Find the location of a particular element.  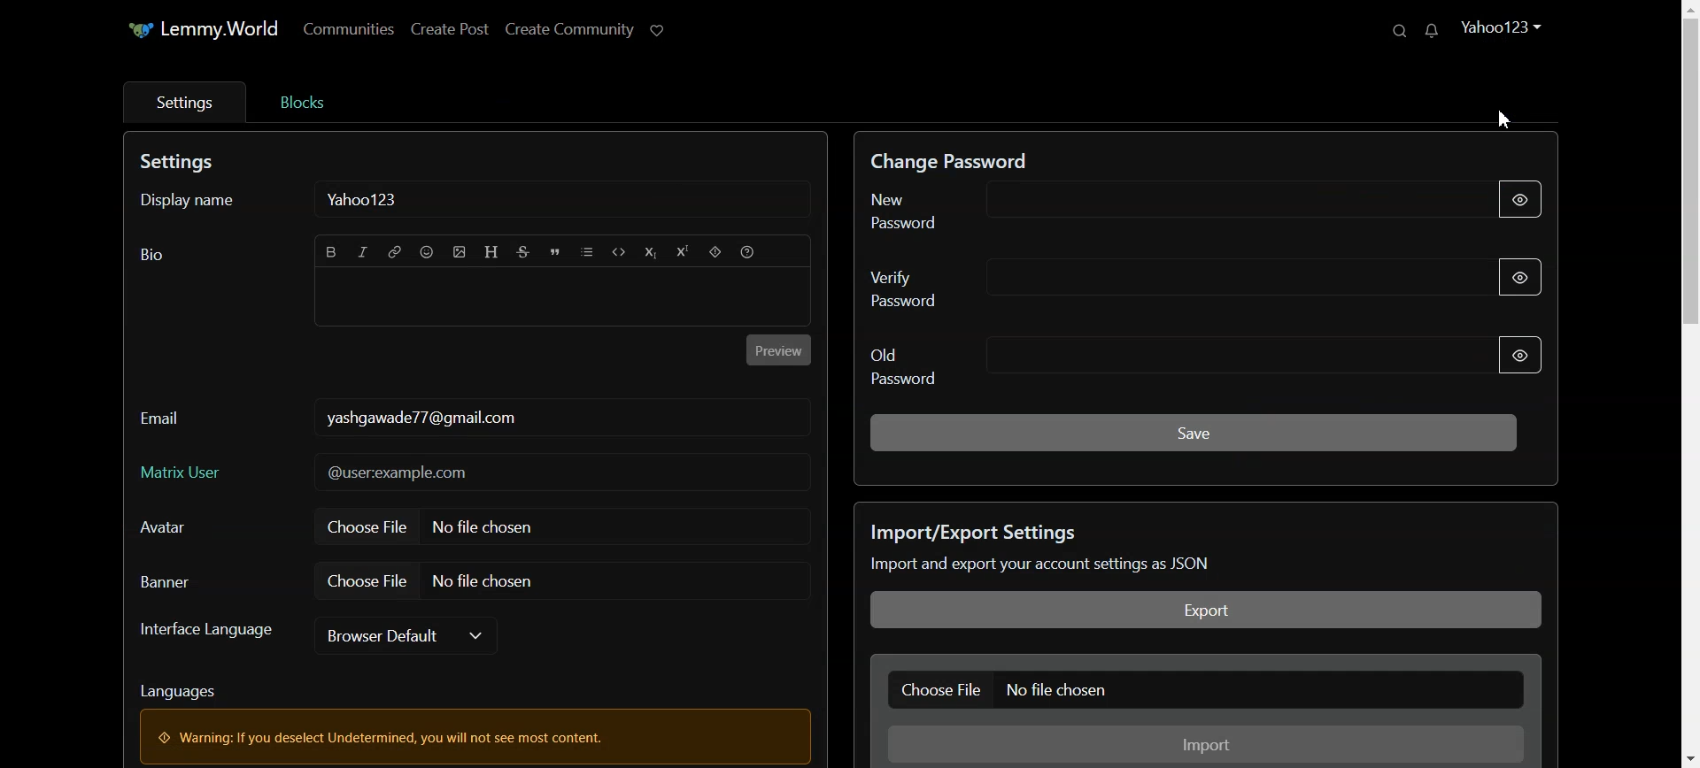

Choose file is located at coordinates (564, 580).